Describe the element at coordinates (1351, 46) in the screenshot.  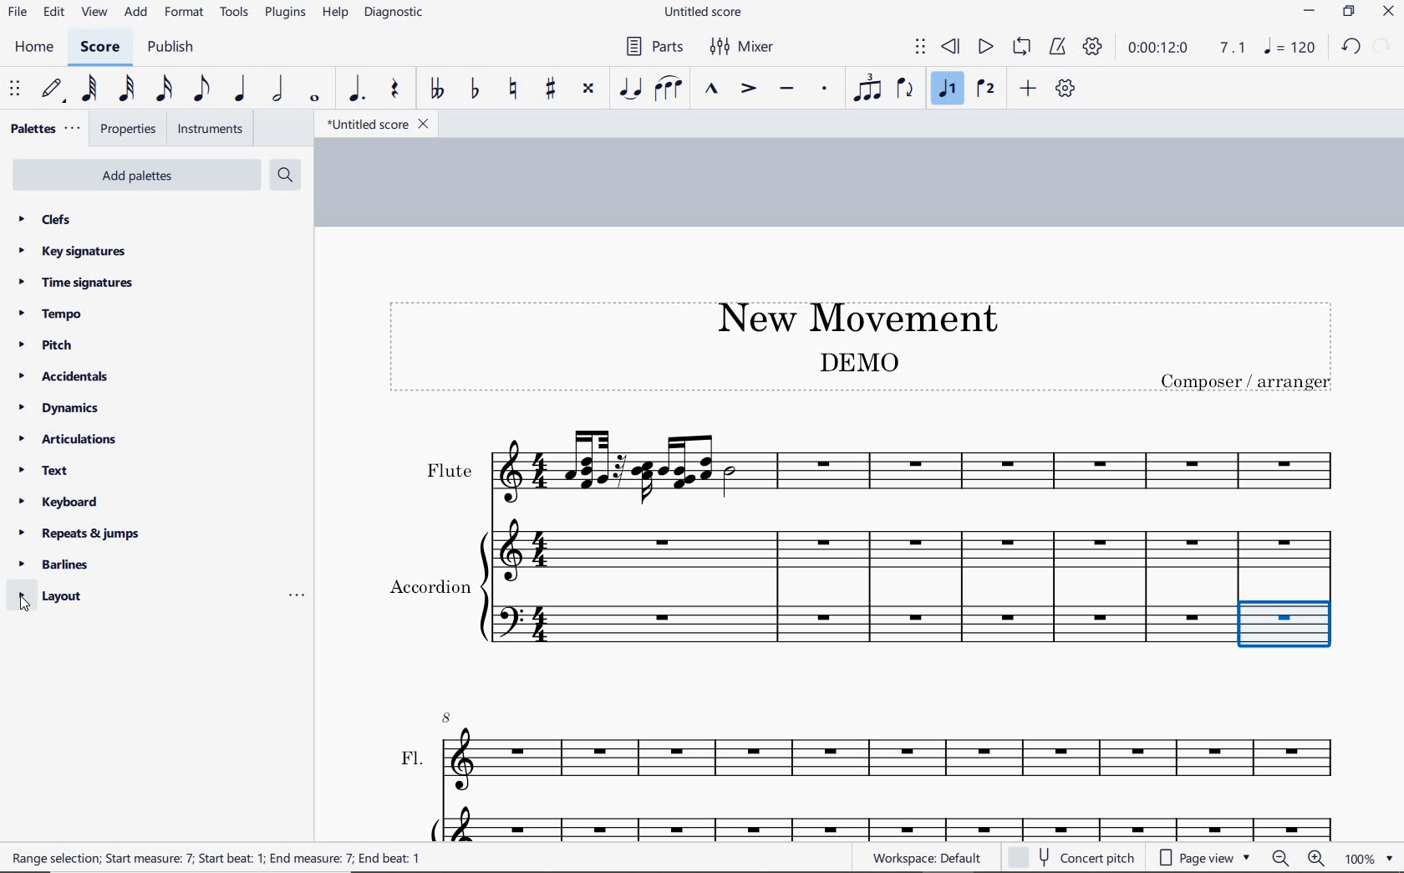
I see `redo` at that location.